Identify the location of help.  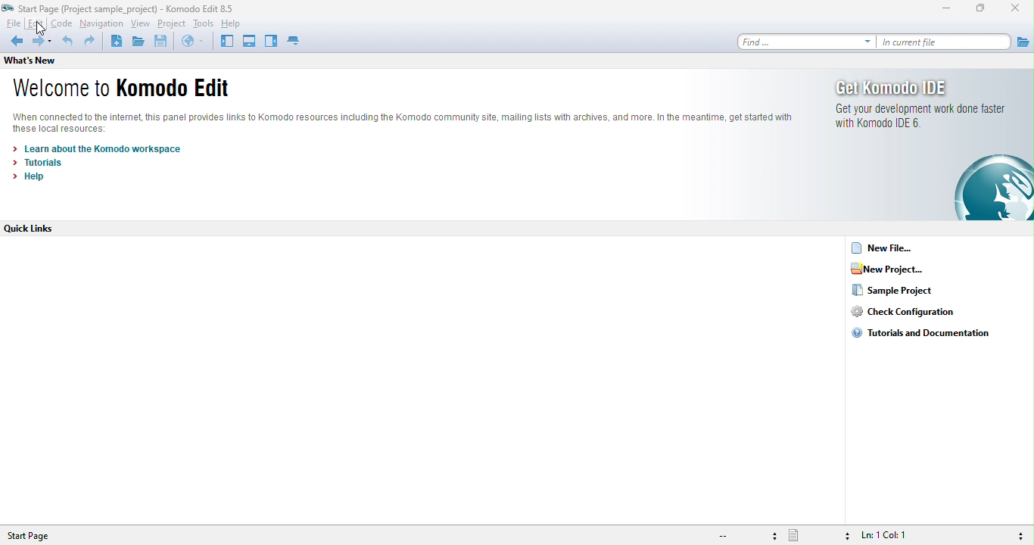
(31, 179).